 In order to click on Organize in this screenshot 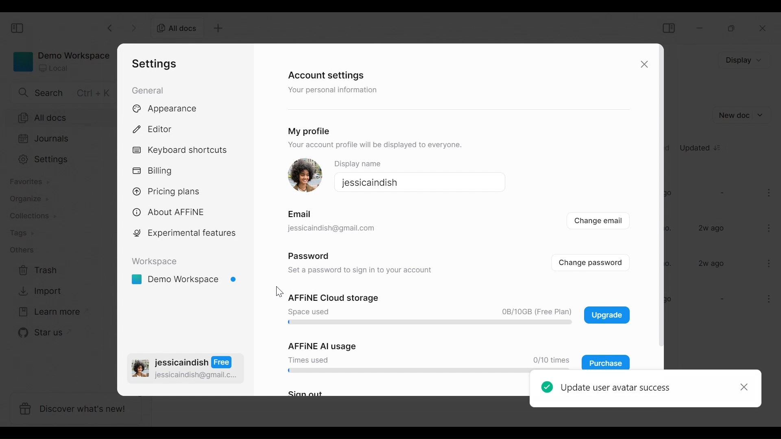, I will do `click(31, 200)`.